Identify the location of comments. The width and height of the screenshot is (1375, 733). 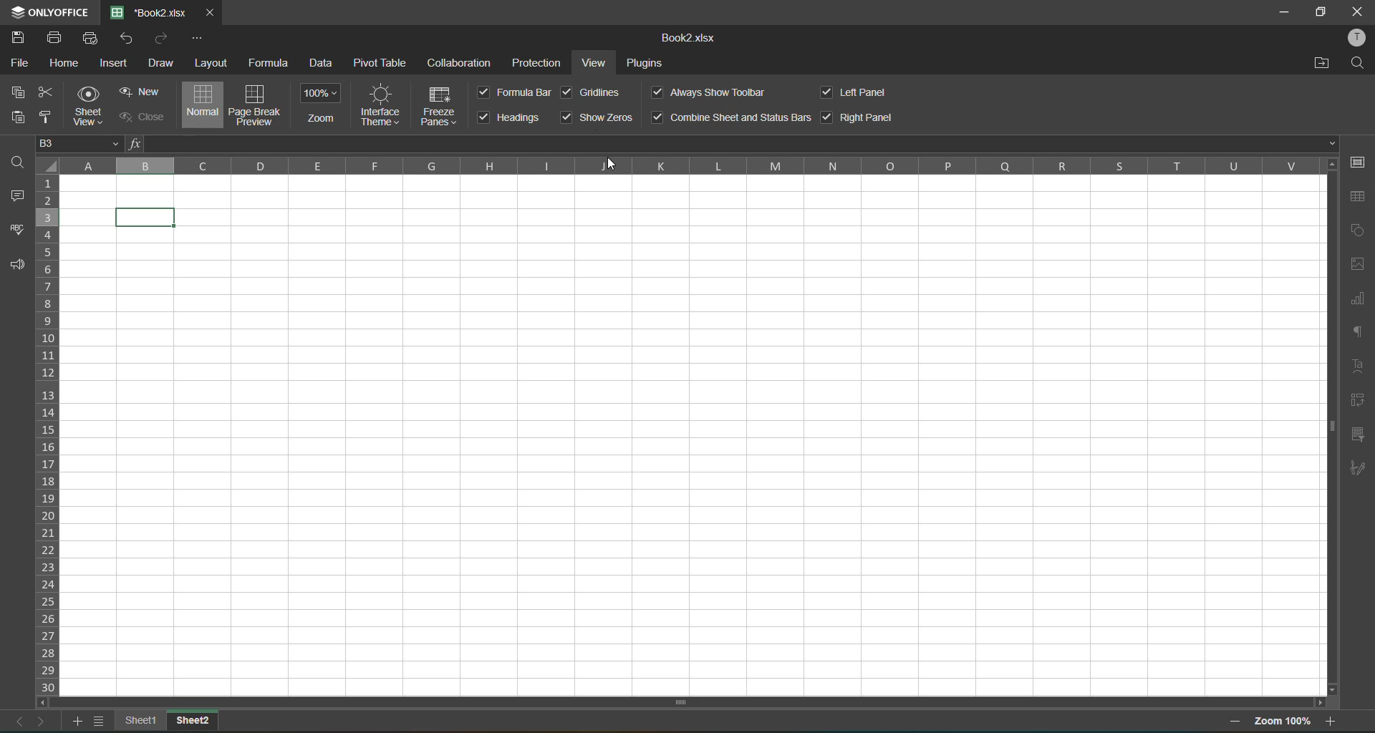
(20, 195).